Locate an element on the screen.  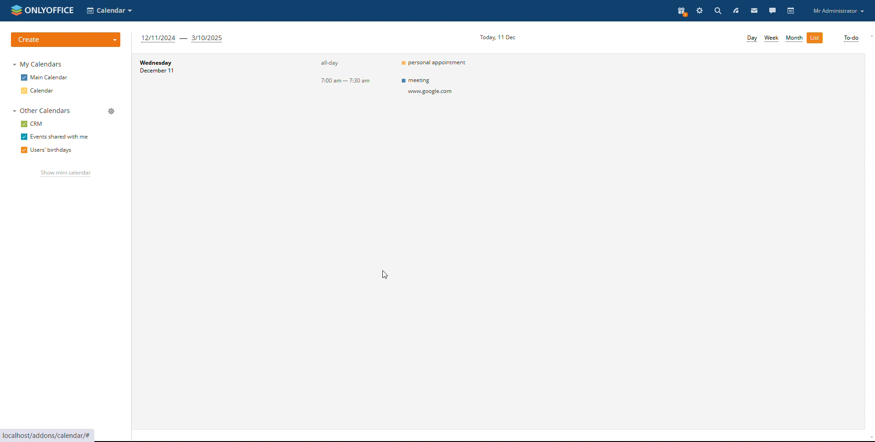
select application is located at coordinates (109, 10).